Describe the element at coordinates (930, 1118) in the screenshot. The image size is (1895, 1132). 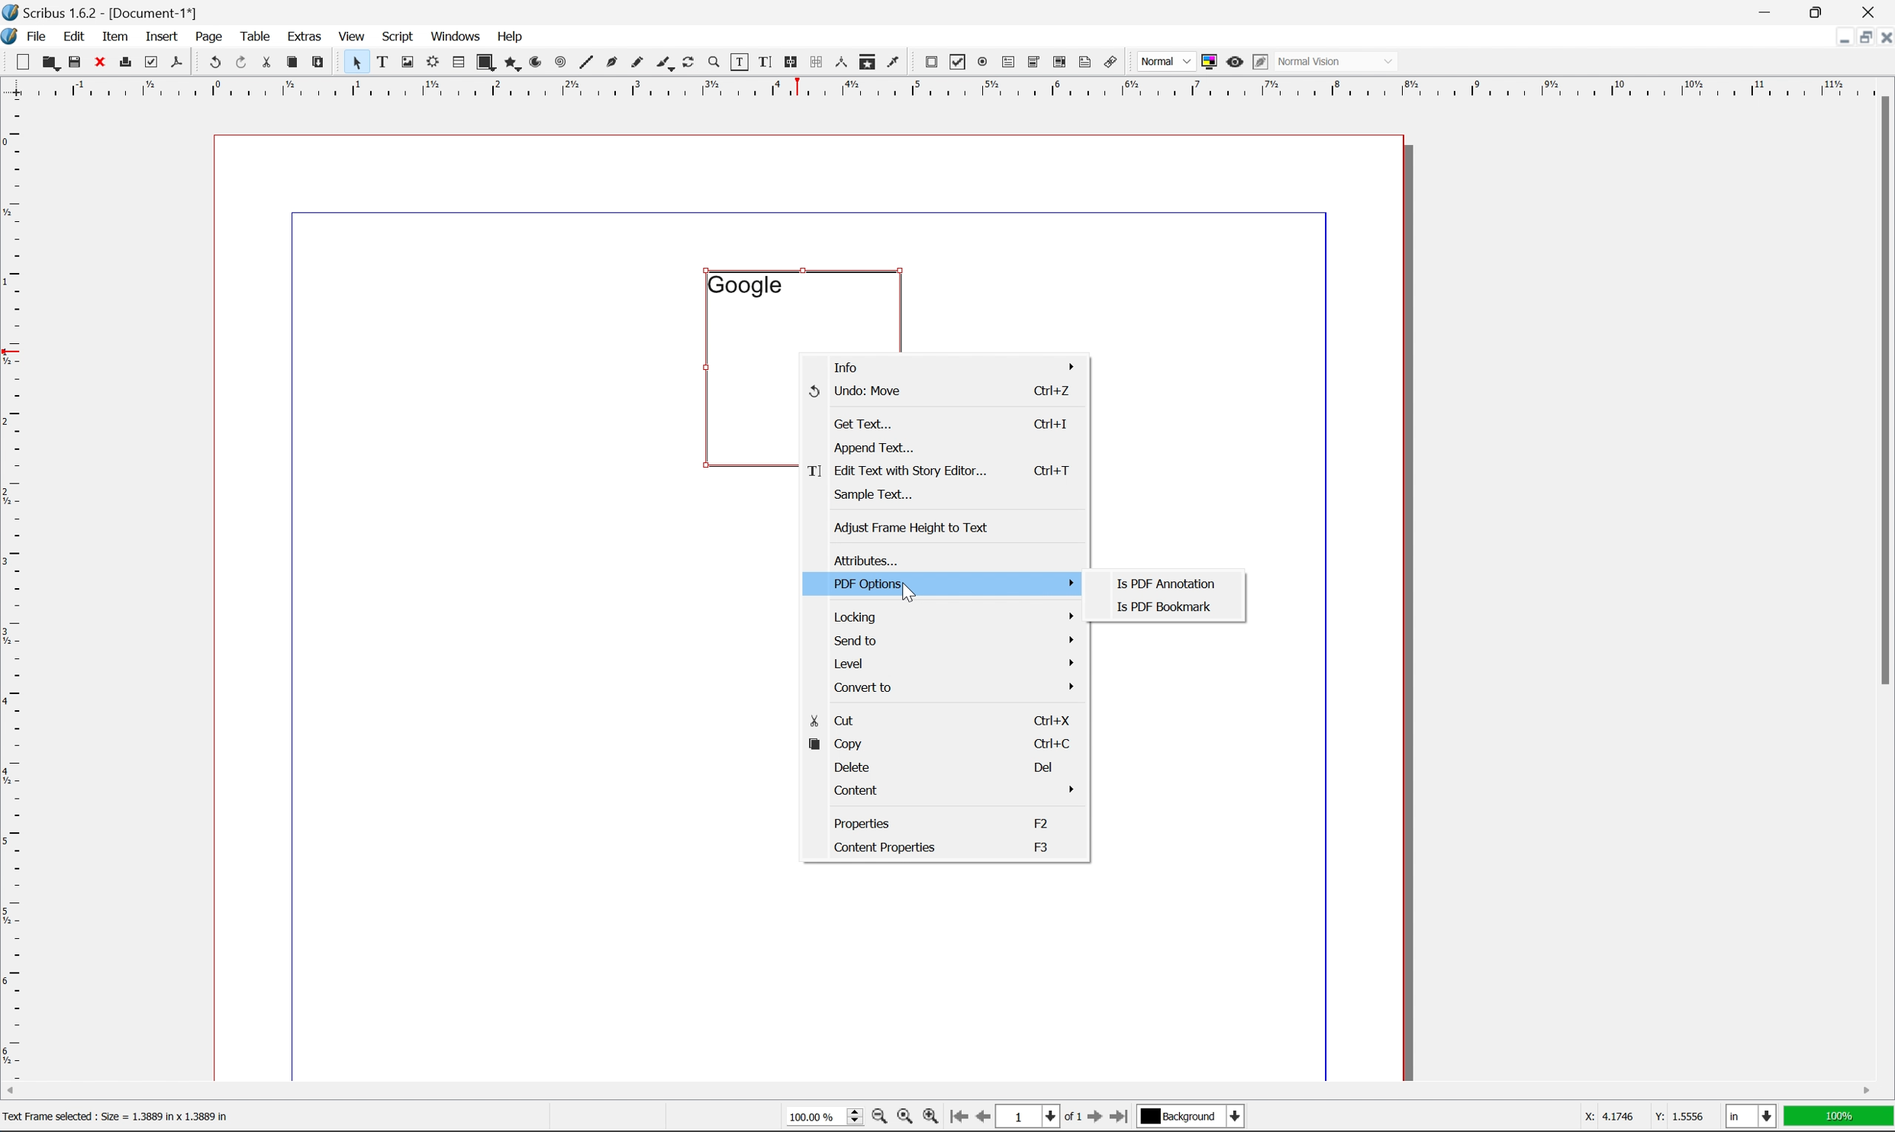
I see `zoom in` at that location.